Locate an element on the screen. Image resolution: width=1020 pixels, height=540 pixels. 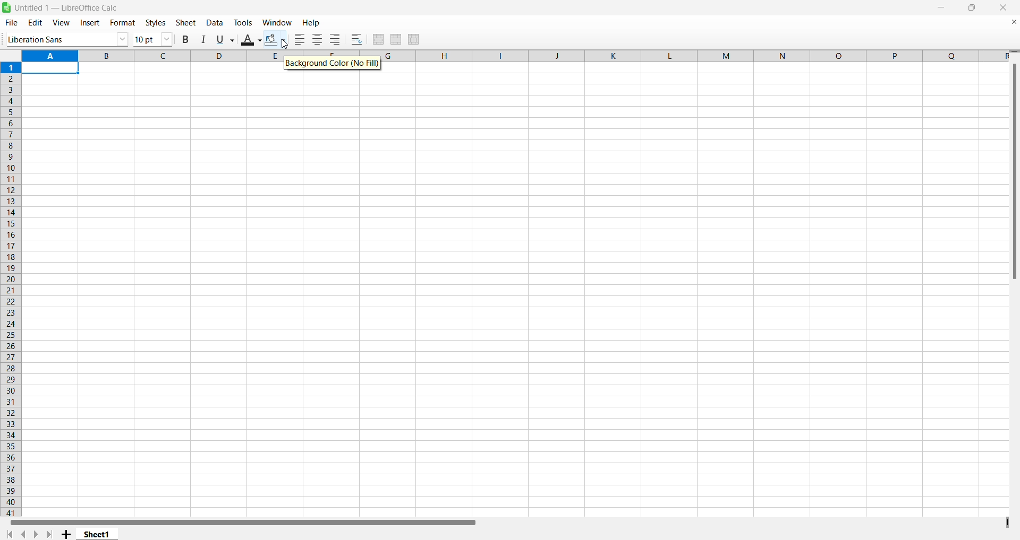
edit is located at coordinates (34, 22).